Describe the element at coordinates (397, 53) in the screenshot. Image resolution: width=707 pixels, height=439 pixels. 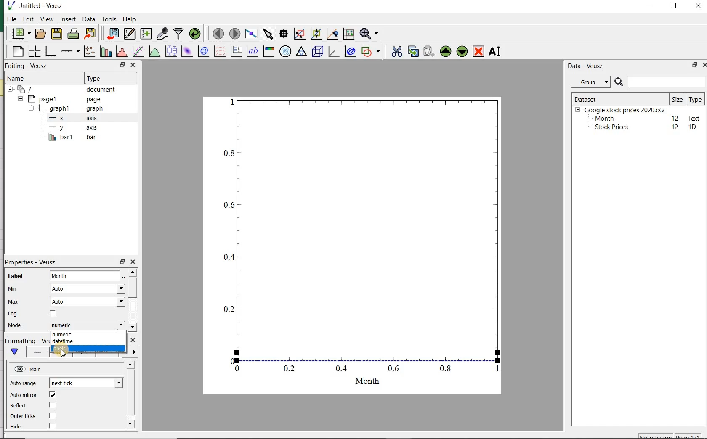
I see `cut the selected widget` at that location.